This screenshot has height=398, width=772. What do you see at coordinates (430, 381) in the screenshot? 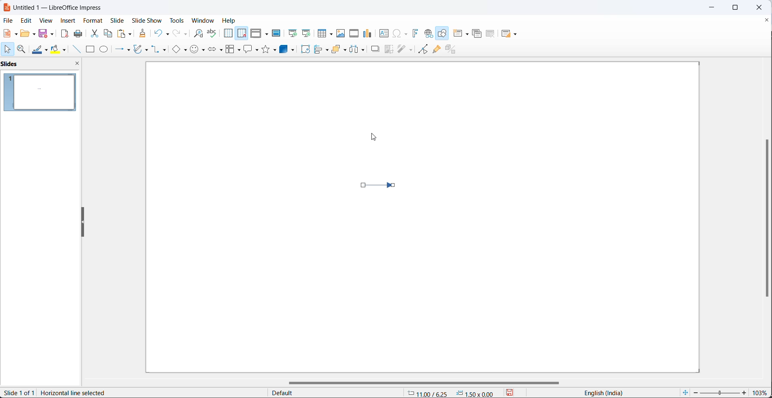
I see `scroll bar` at bounding box center [430, 381].